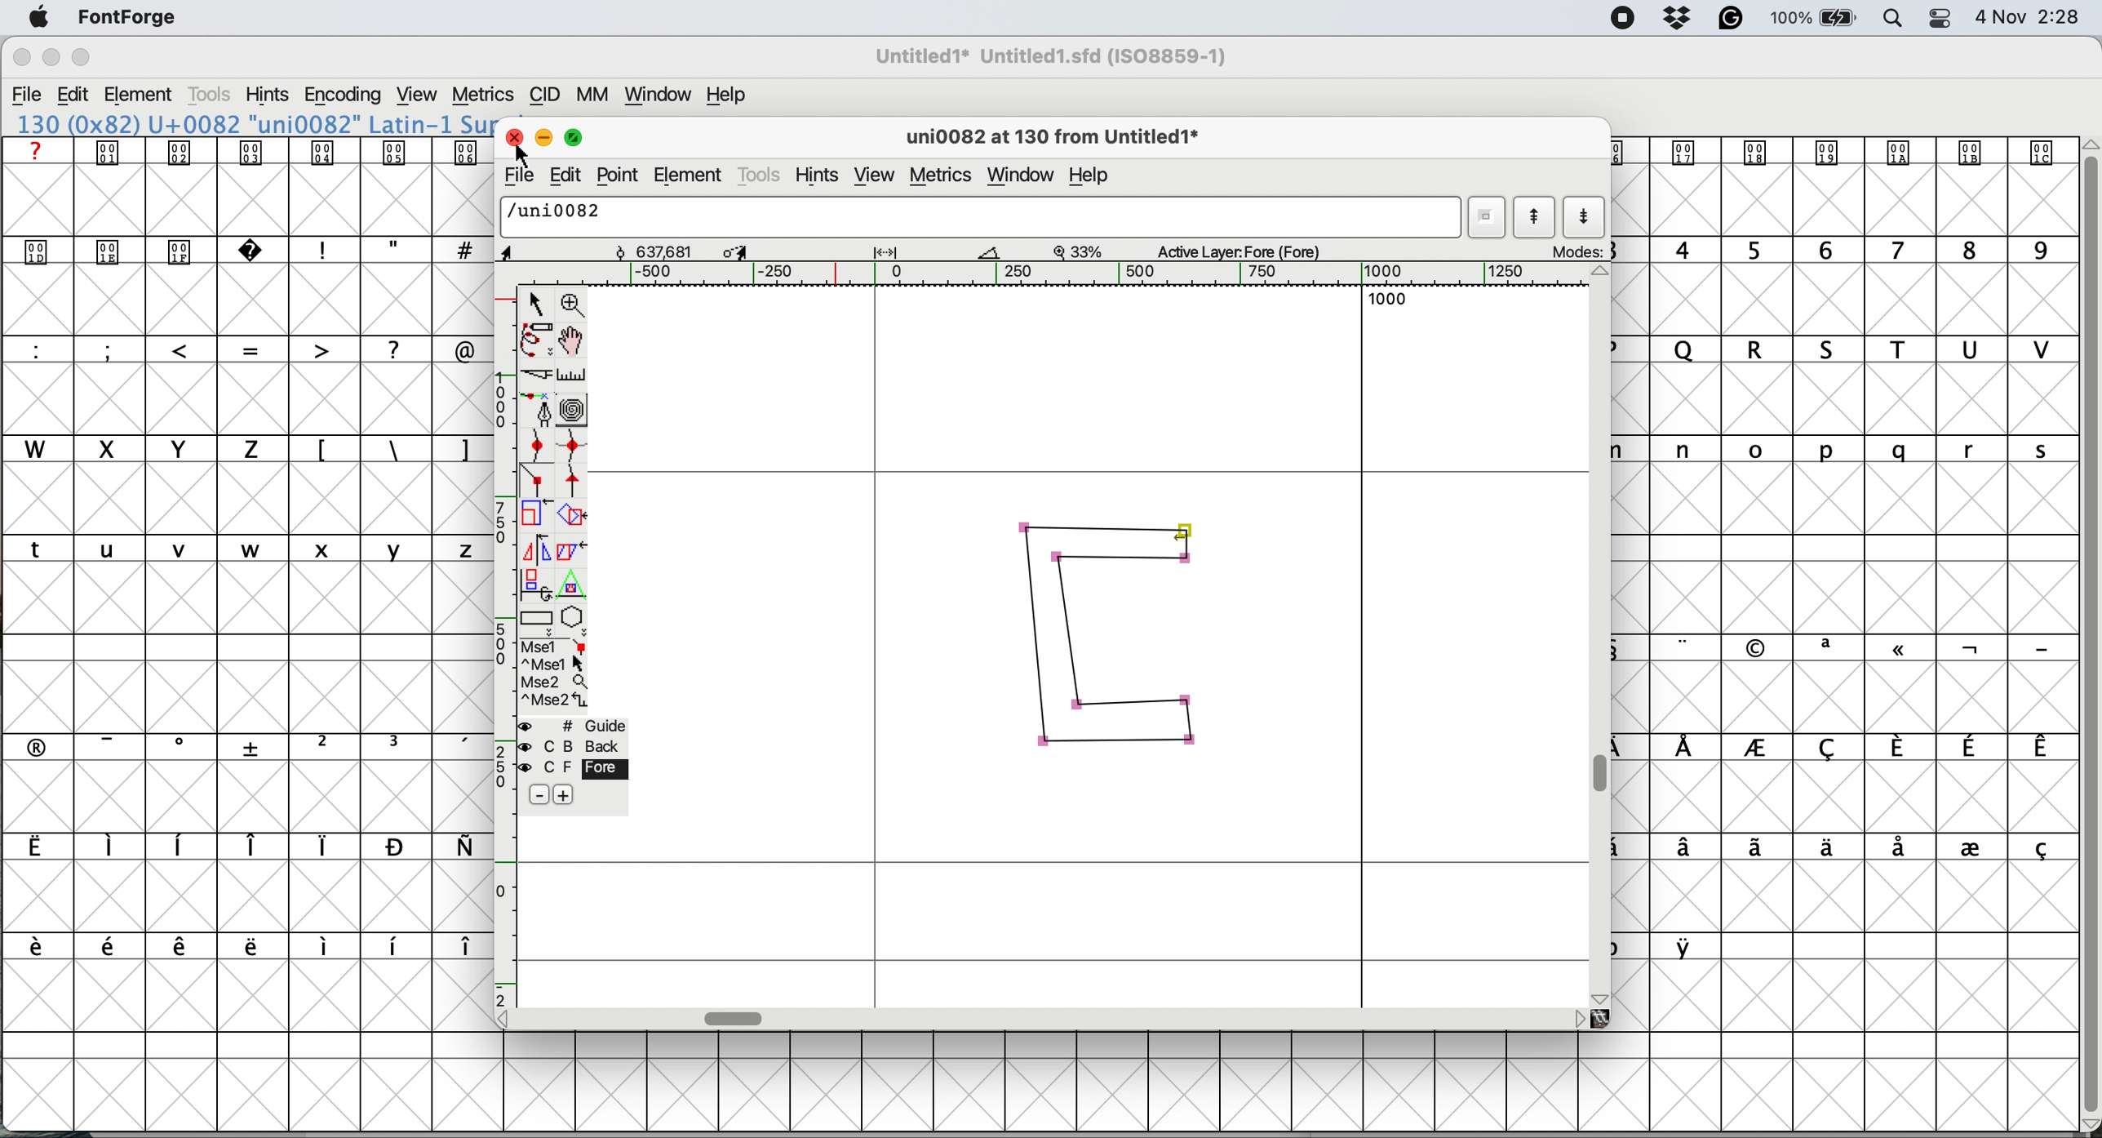 This screenshot has width=2102, height=1138. What do you see at coordinates (1624, 19) in the screenshot?
I see `screen recorder` at bounding box center [1624, 19].